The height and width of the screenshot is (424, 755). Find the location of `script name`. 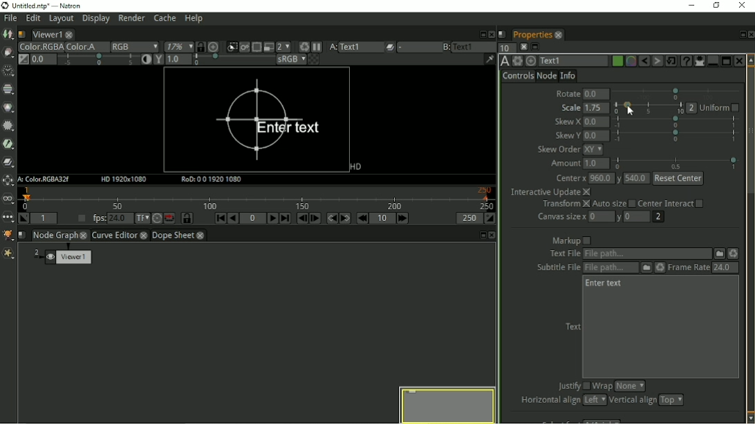

script name is located at coordinates (22, 235).